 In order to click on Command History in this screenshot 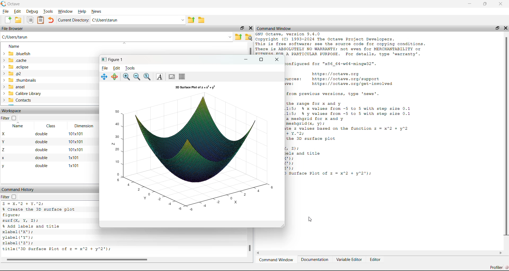, I will do `click(18, 190)`.